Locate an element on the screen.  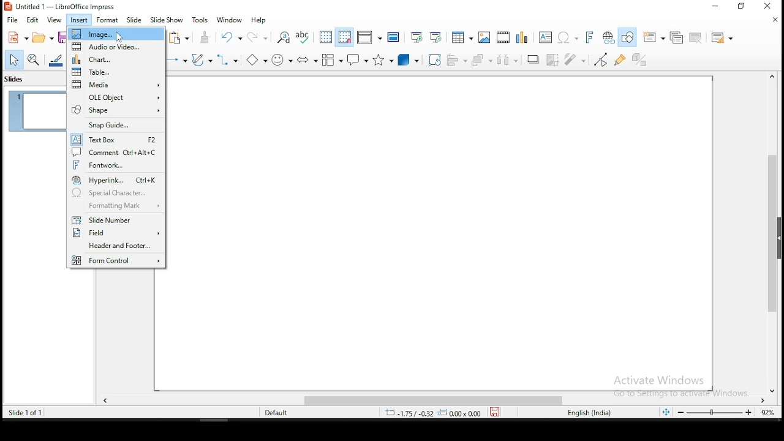
slide show is located at coordinates (134, 20).